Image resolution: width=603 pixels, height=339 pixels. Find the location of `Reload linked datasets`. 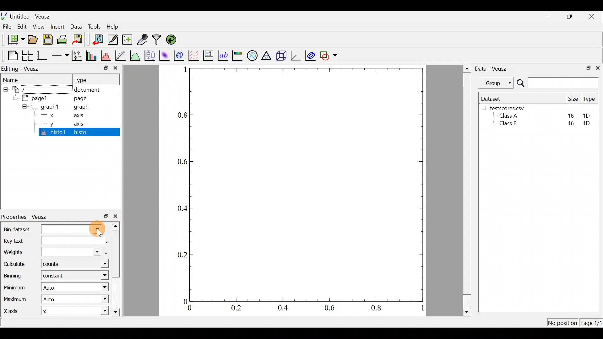

Reload linked datasets is located at coordinates (172, 40).